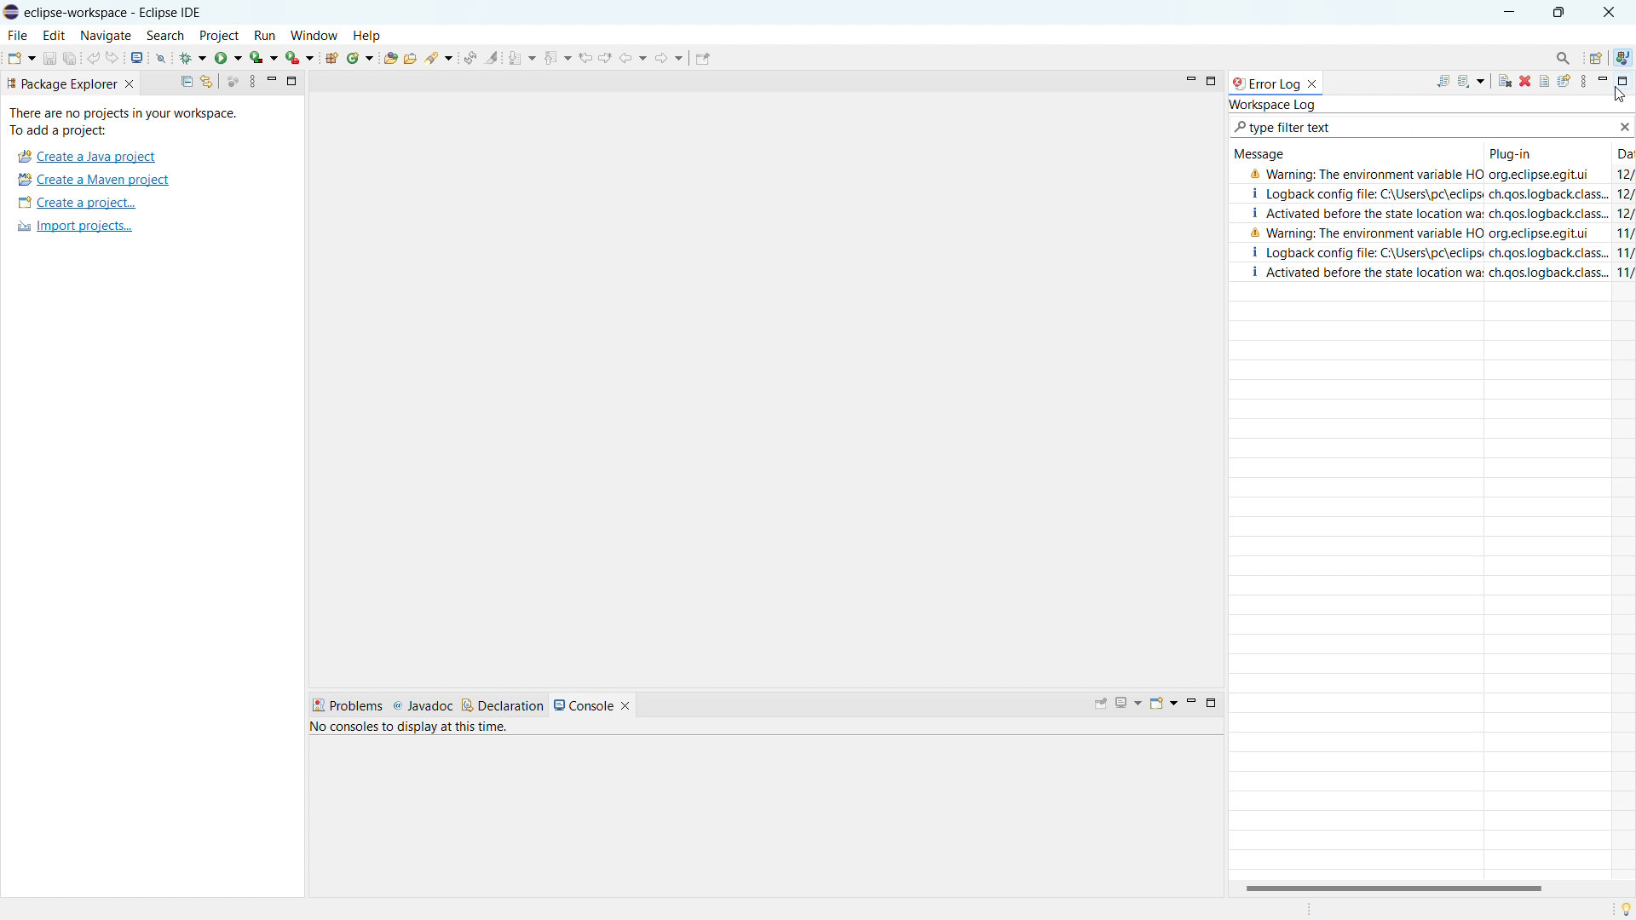 The height and width of the screenshot is (920, 1636). I want to click on search, so click(165, 36).